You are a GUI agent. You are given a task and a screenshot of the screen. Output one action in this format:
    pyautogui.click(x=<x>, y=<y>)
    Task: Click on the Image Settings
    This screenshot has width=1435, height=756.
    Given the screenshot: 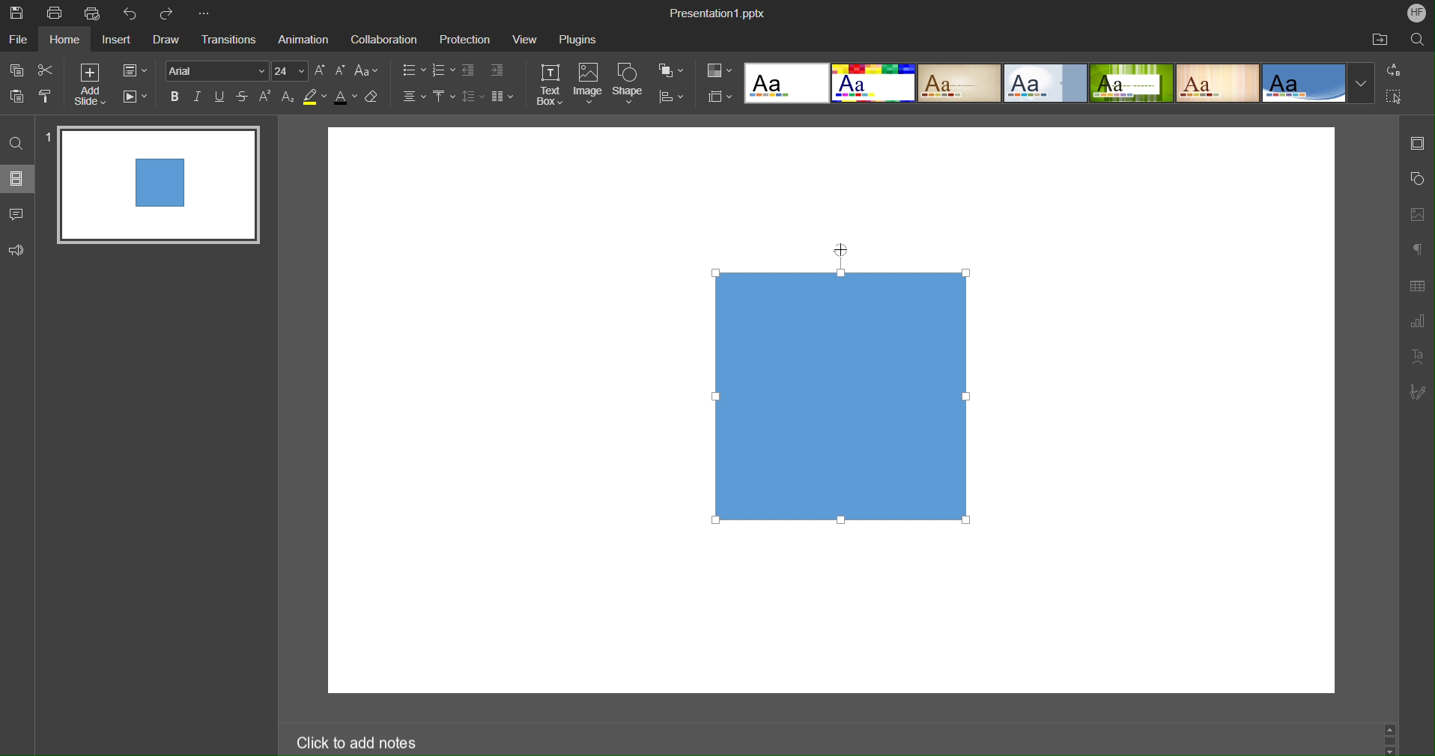 What is the action you would take?
    pyautogui.click(x=1416, y=214)
    